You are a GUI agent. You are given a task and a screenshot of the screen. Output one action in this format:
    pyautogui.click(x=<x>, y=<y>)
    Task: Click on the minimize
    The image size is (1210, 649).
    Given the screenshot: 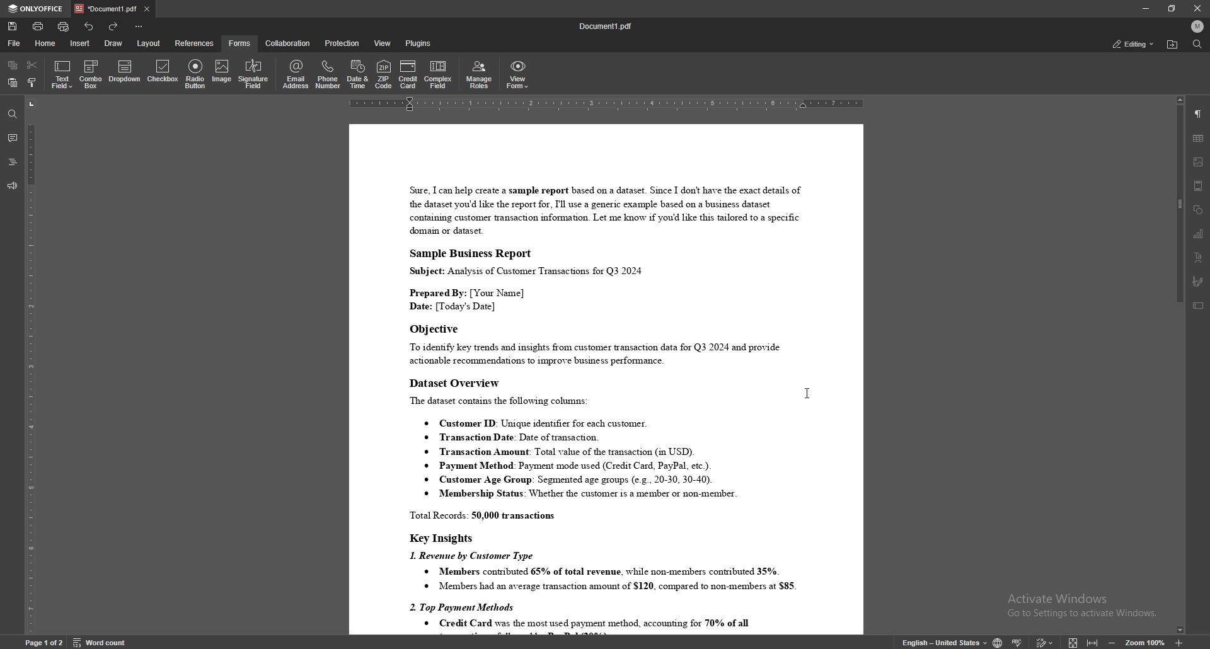 What is the action you would take?
    pyautogui.click(x=1145, y=8)
    